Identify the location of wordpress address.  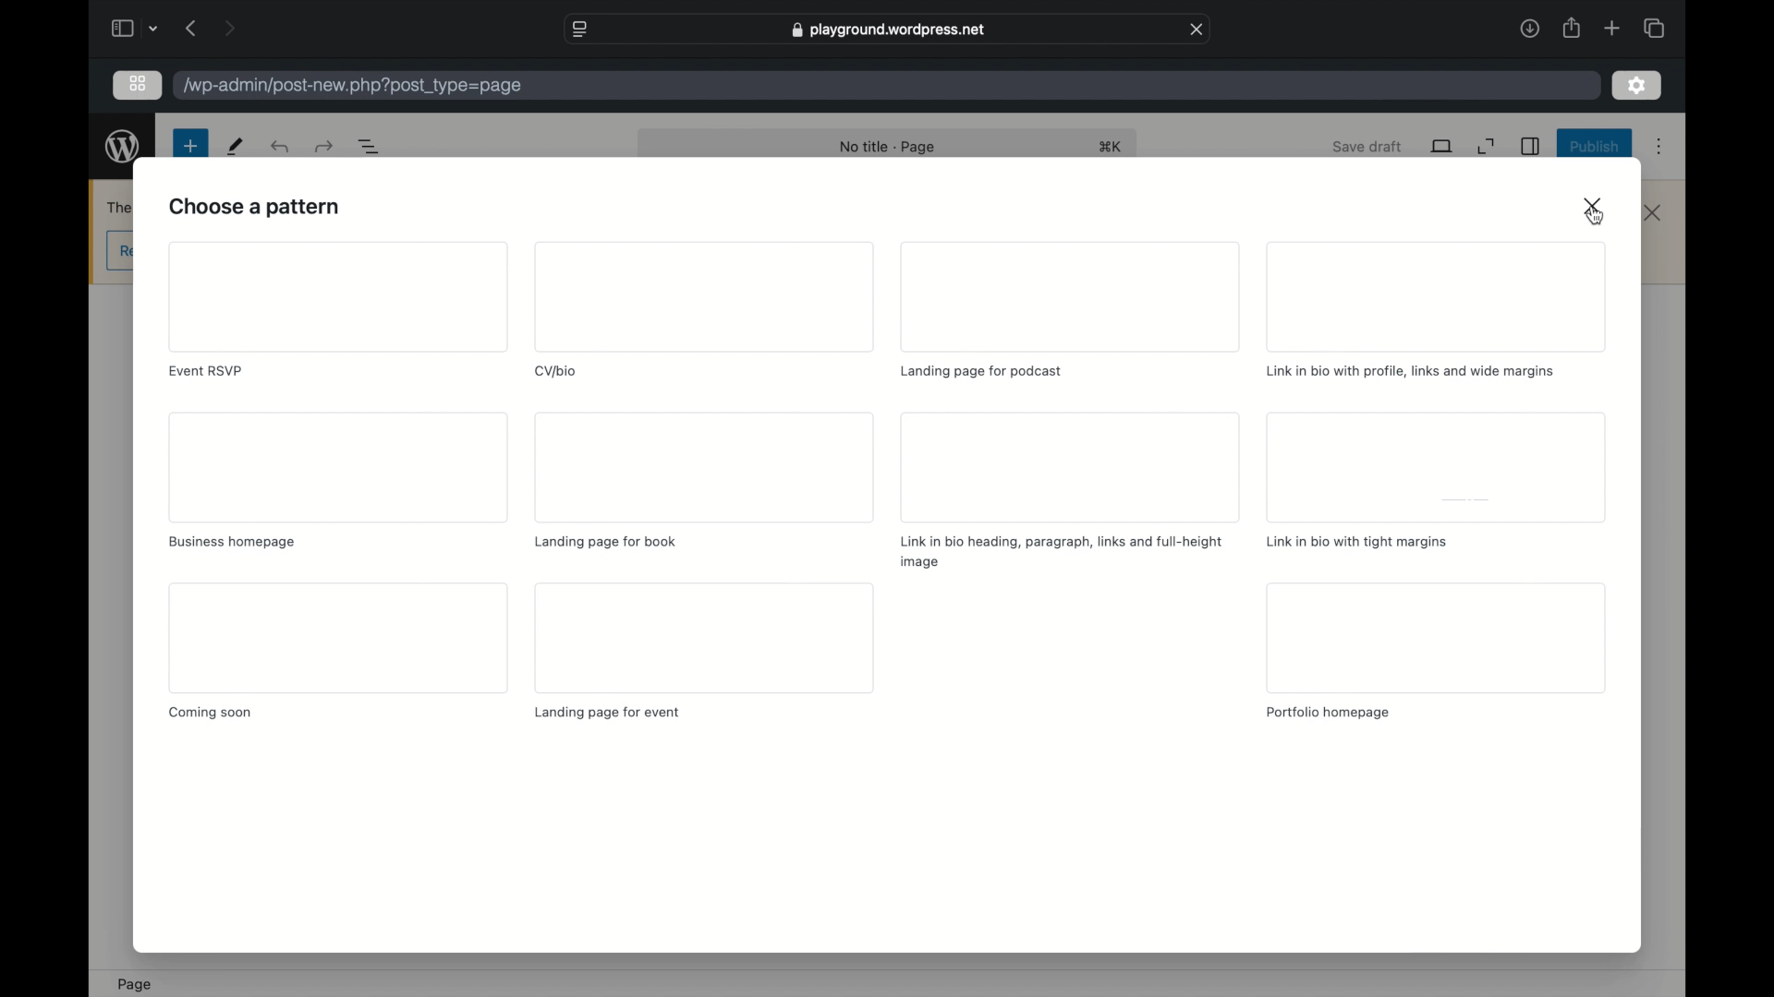
(355, 87).